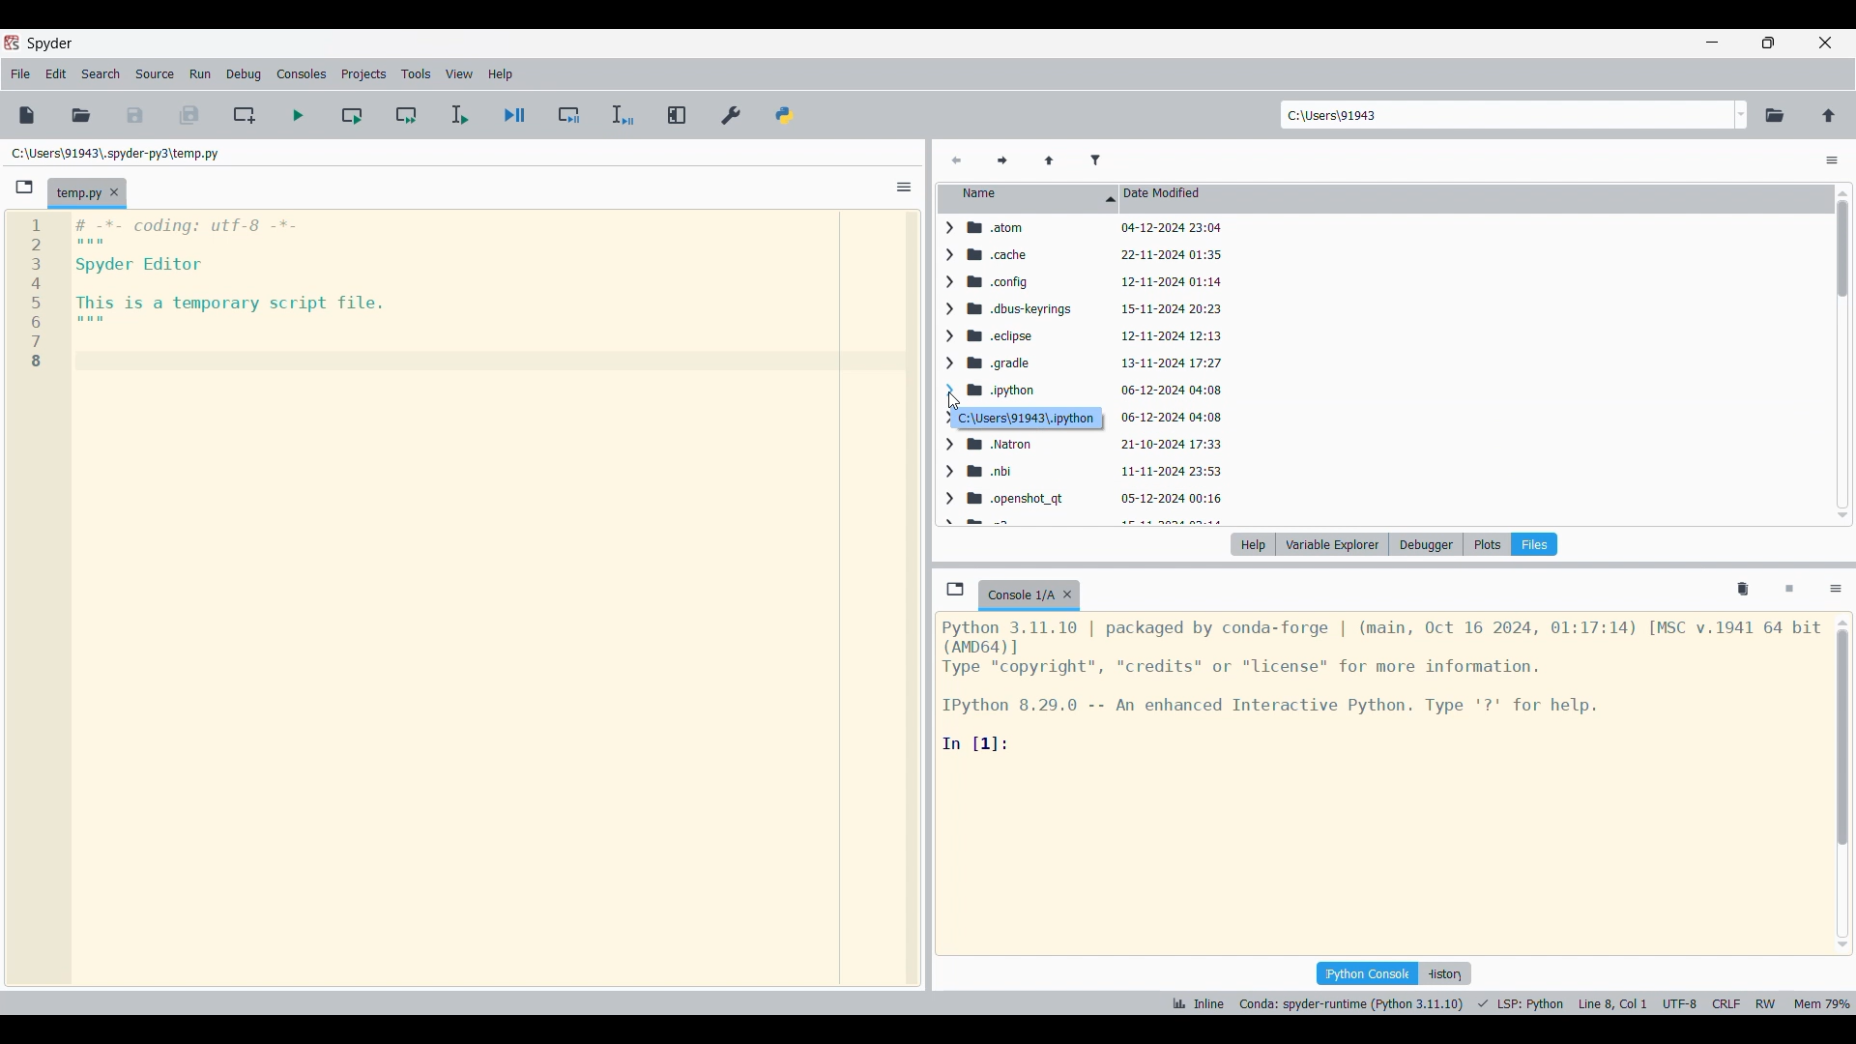  Describe the element at coordinates (56, 74) in the screenshot. I see `Edit menu` at that location.